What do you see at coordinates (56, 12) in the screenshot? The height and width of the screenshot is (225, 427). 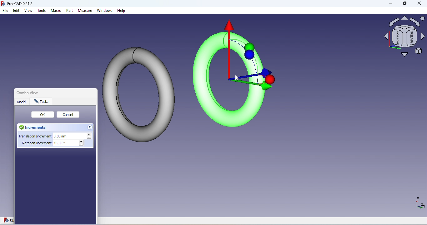 I see `Macro` at bounding box center [56, 12].